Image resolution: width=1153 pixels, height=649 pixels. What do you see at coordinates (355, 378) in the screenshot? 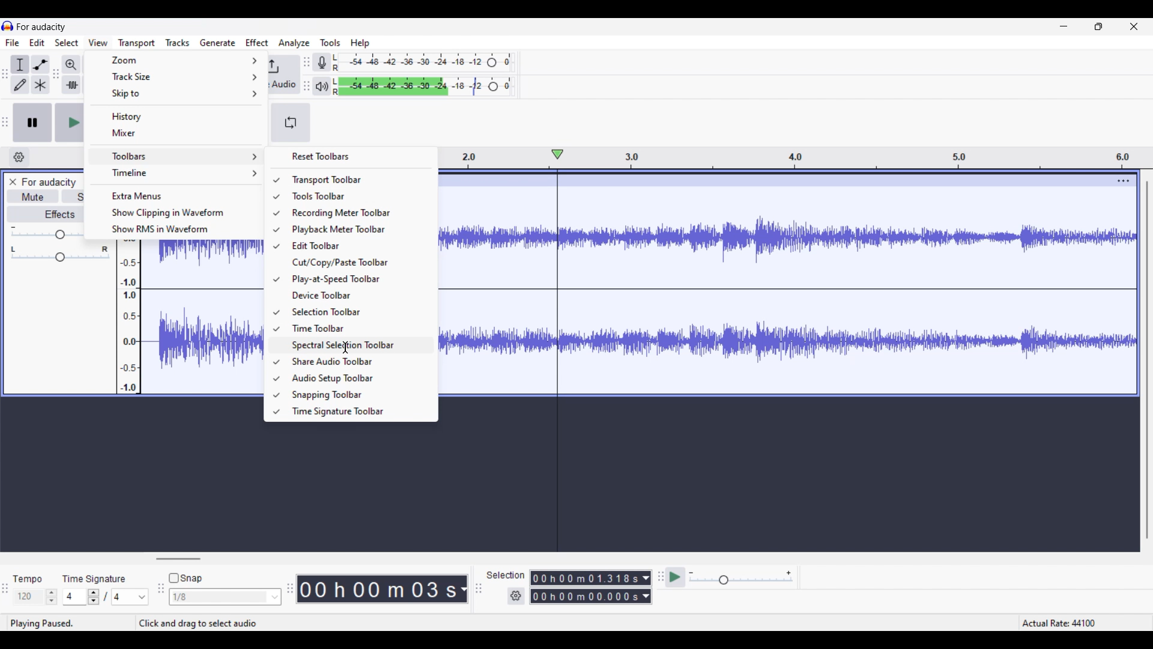
I see `Audio setup toolbar` at bounding box center [355, 378].